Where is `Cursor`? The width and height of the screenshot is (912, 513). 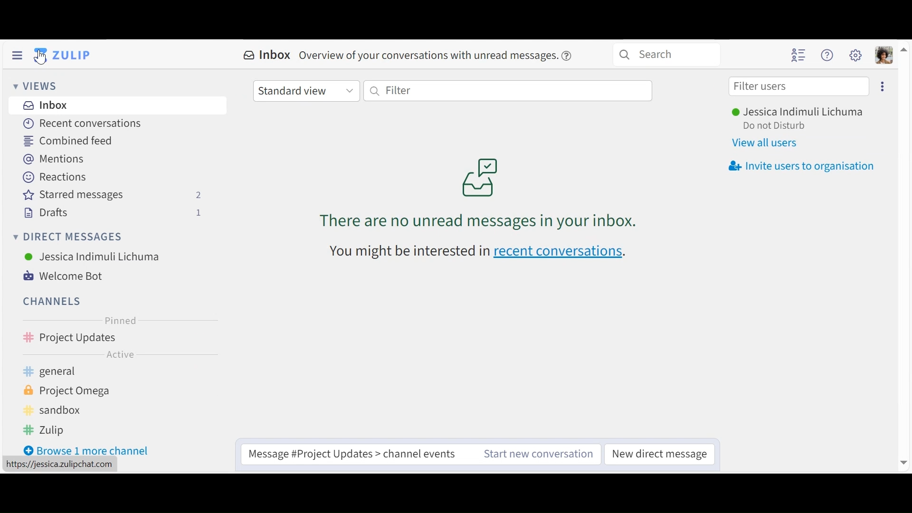
Cursor is located at coordinates (44, 59).